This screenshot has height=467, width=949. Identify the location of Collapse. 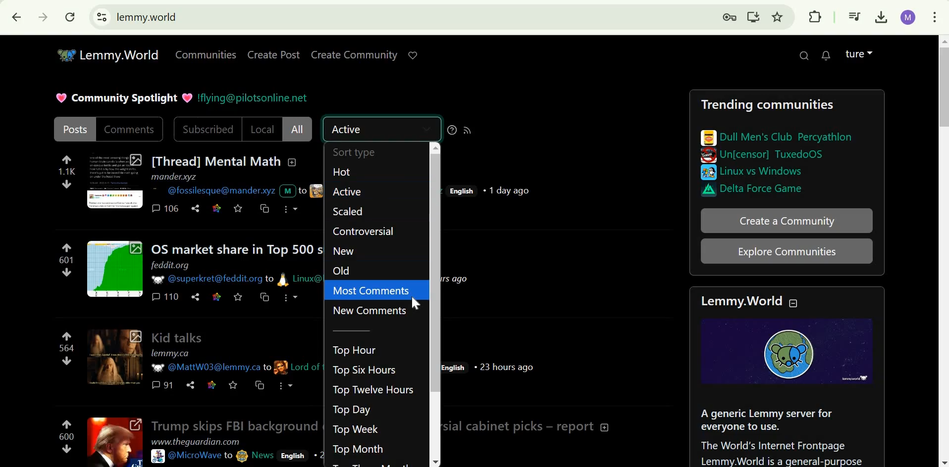
(795, 301).